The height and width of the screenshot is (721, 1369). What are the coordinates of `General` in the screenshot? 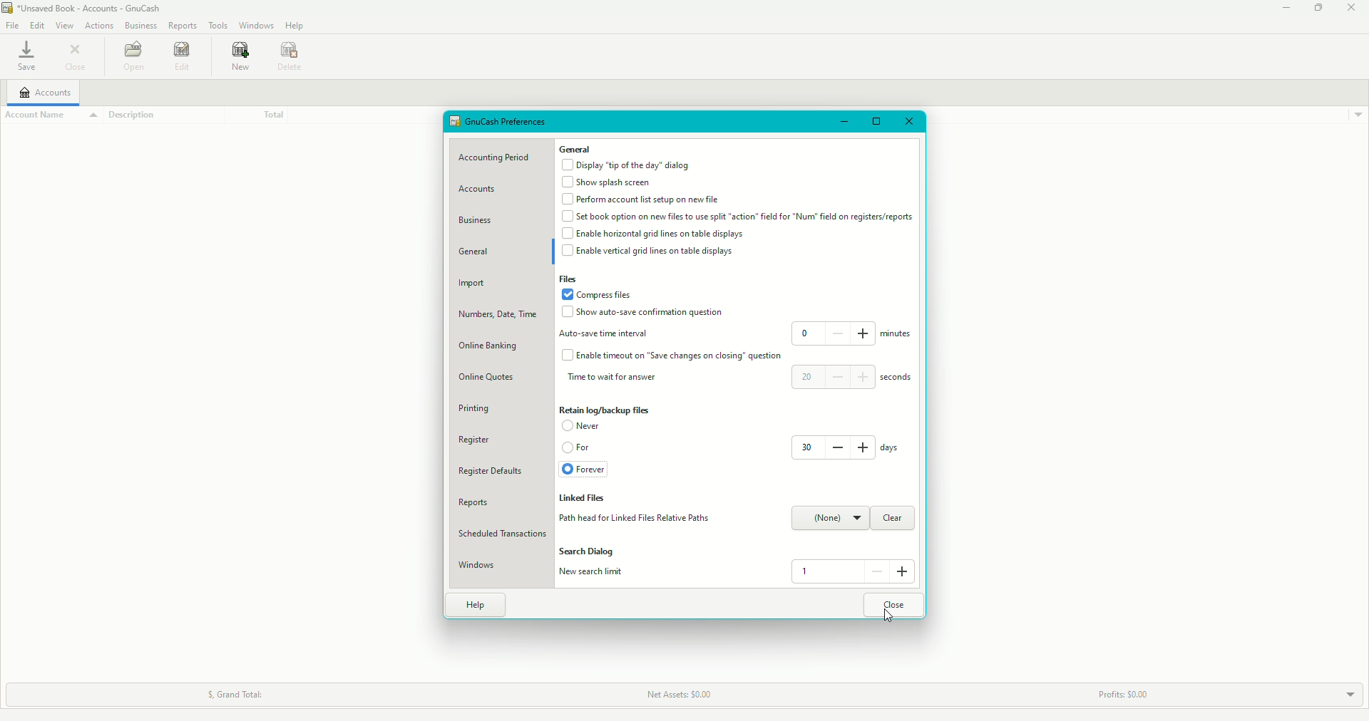 It's located at (483, 254).